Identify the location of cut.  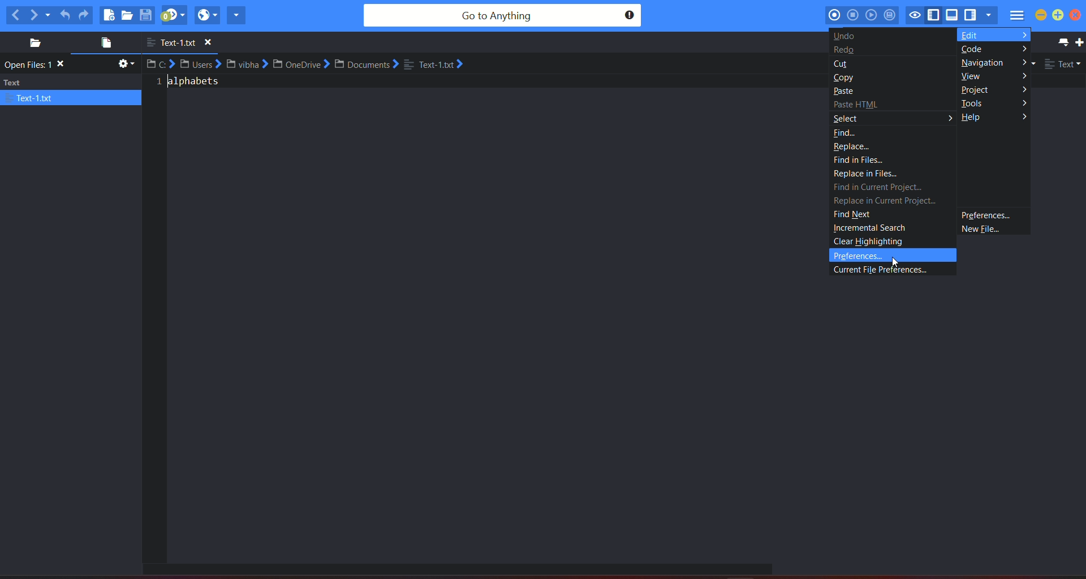
(842, 64).